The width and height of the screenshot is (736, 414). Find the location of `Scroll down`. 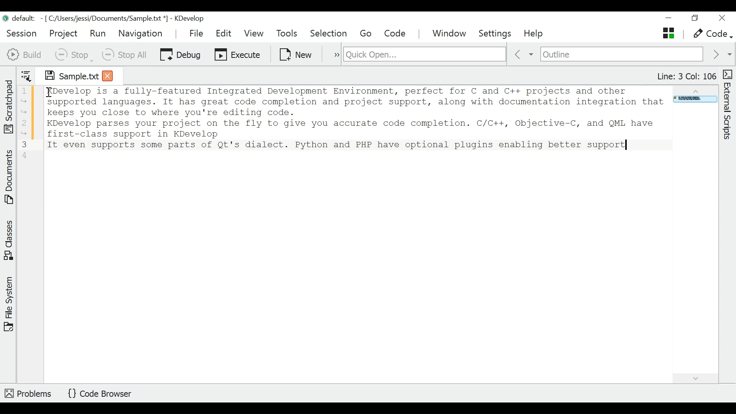

Scroll down is located at coordinates (696, 377).